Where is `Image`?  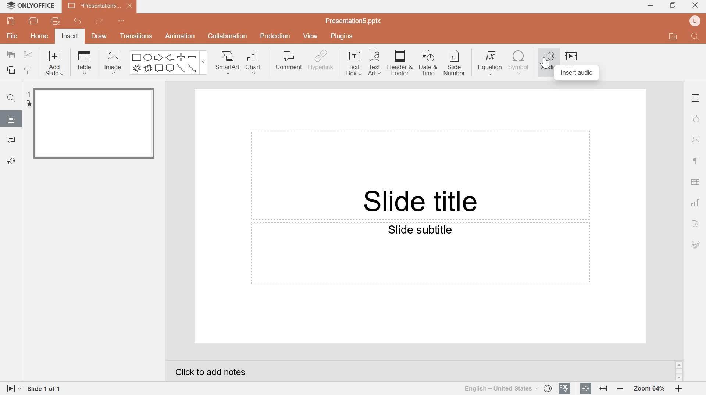 Image is located at coordinates (113, 63).